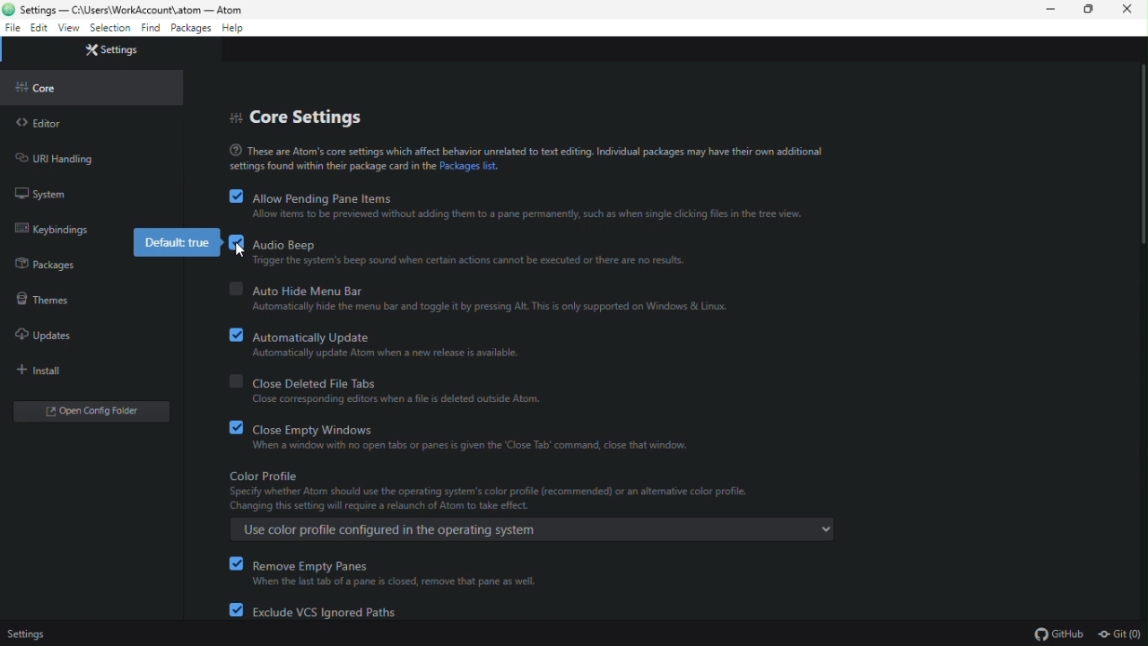  What do you see at coordinates (472, 262) in the screenshot?
I see `Trigger the system's beep sound when certain actions cannot be executed or there are no results.` at bounding box center [472, 262].